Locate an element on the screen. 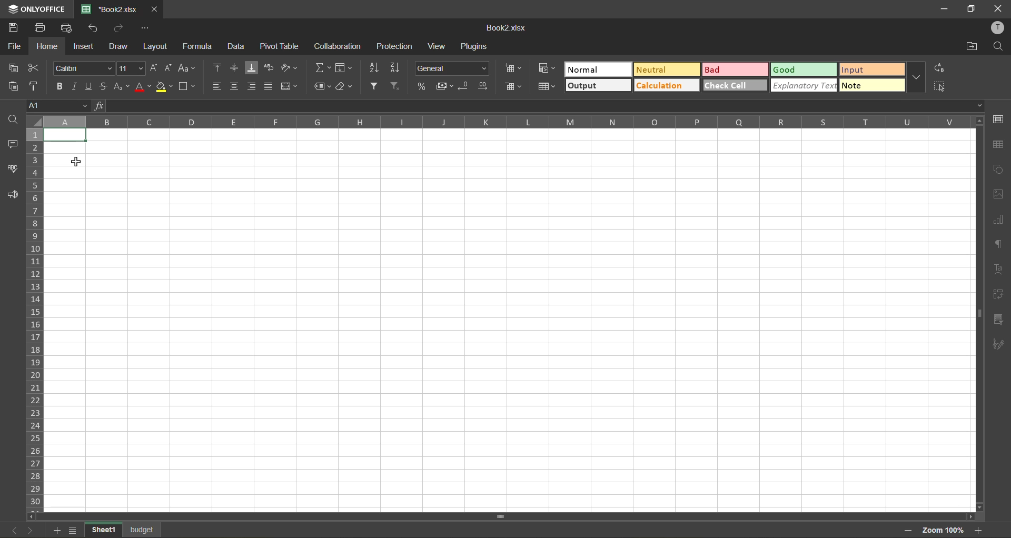  select all is located at coordinates (940, 84).